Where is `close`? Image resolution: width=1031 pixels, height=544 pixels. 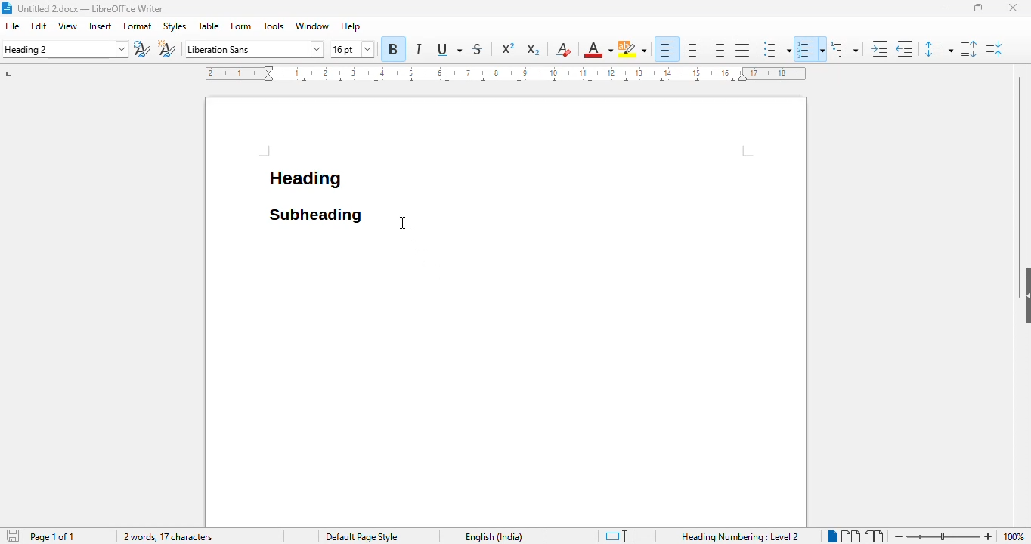 close is located at coordinates (1014, 8).